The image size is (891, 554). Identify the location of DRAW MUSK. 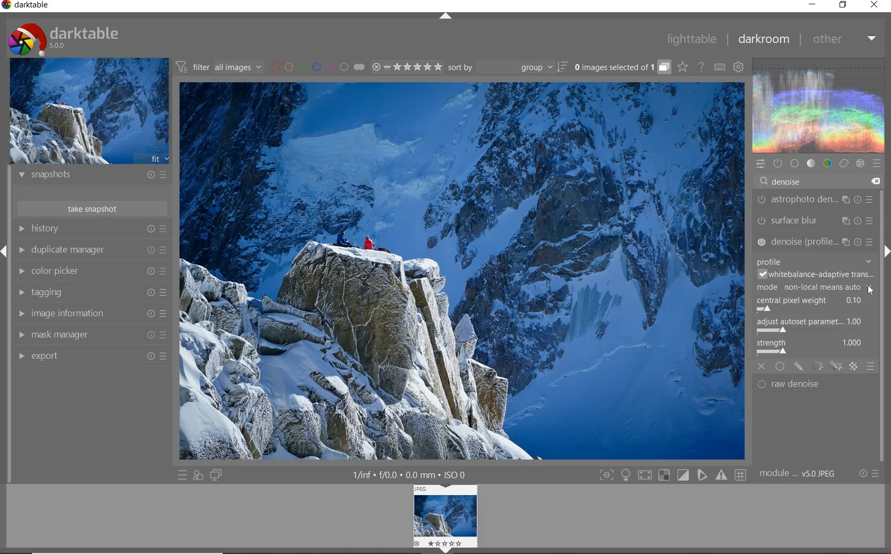
(799, 367).